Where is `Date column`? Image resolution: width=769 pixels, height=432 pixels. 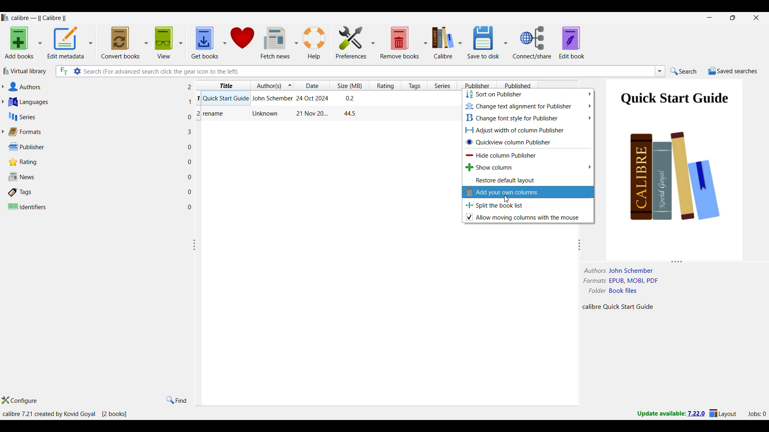
Date column is located at coordinates (312, 85).